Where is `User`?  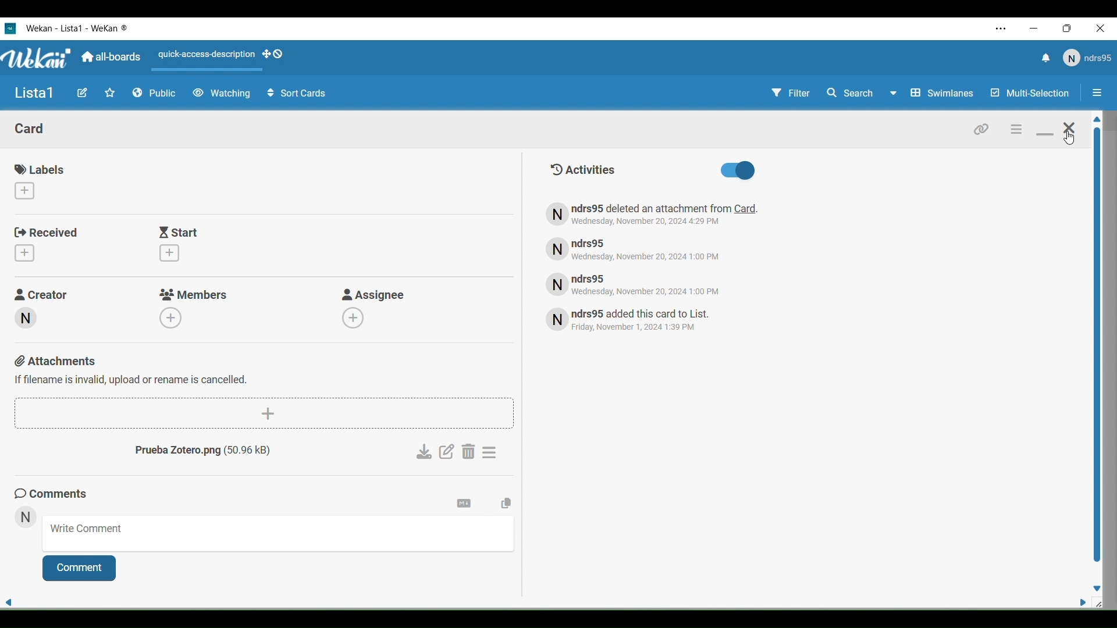
User is located at coordinates (25, 518).